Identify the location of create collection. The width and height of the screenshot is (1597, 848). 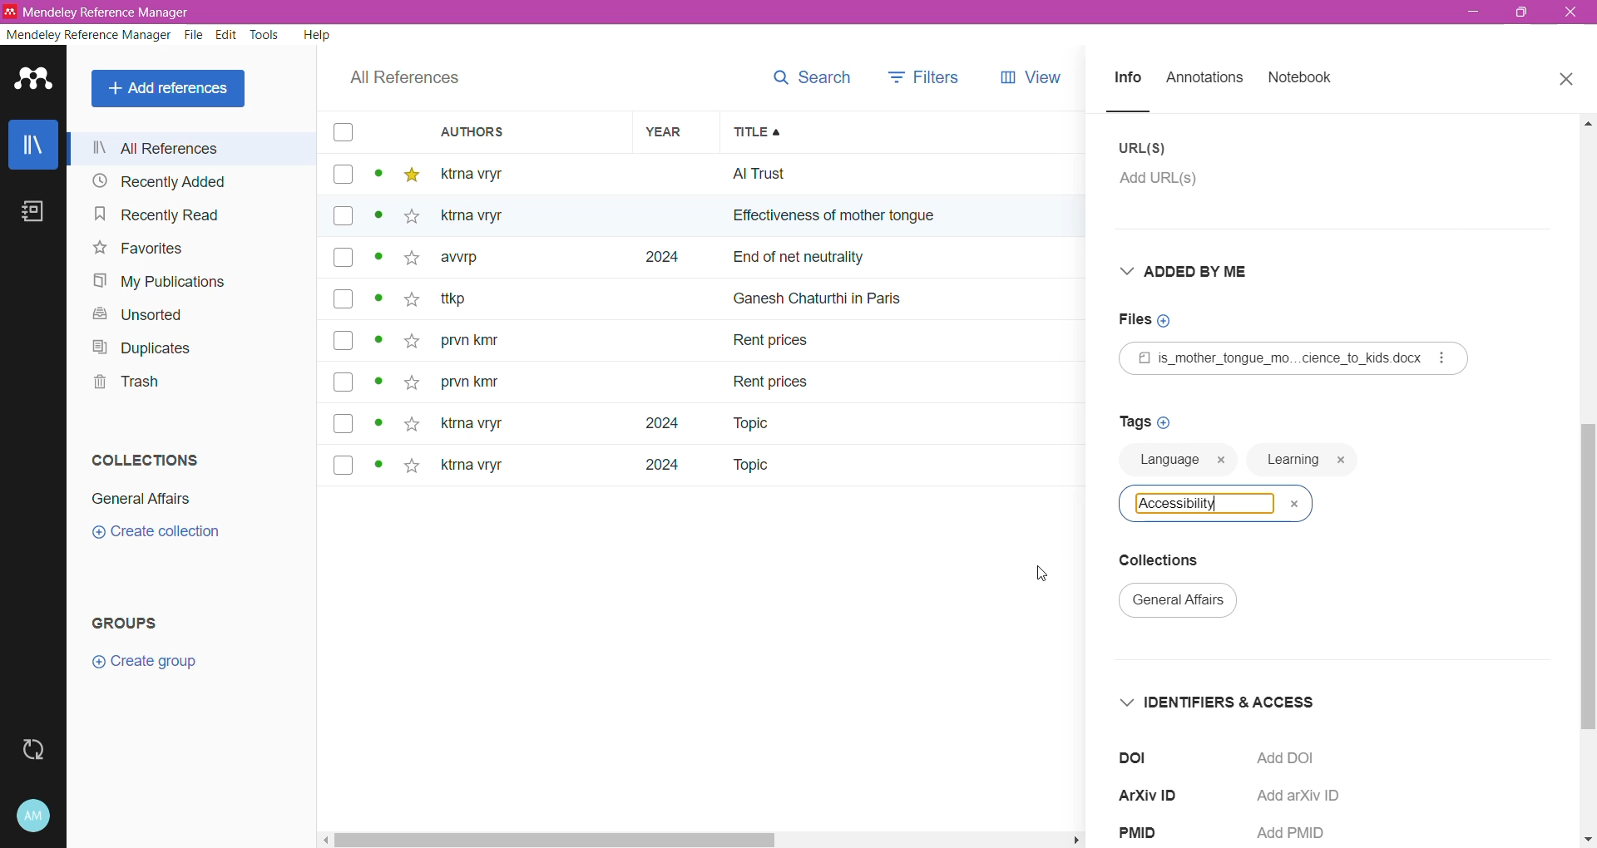
(168, 537).